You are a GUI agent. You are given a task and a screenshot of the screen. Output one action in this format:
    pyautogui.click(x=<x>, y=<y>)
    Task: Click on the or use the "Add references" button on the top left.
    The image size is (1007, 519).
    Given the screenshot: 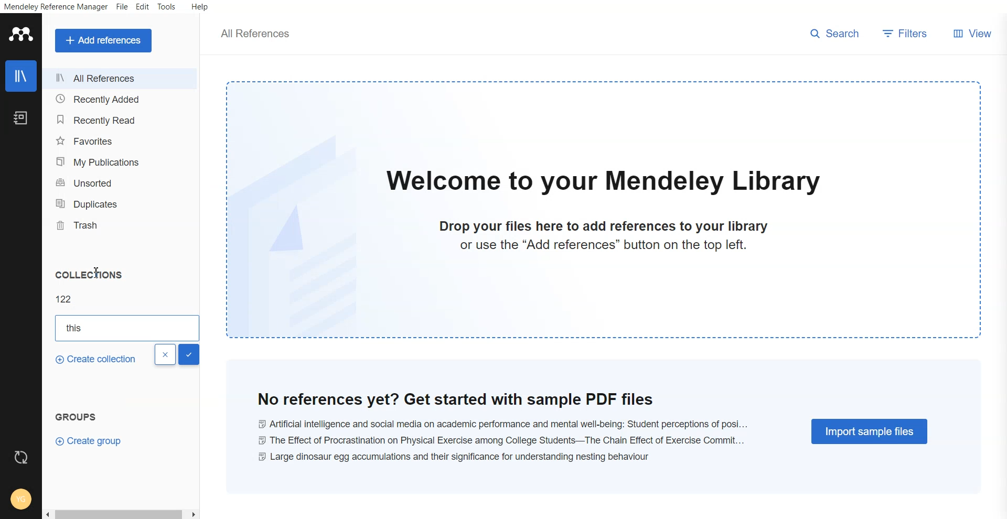 What is the action you would take?
    pyautogui.click(x=606, y=245)
    